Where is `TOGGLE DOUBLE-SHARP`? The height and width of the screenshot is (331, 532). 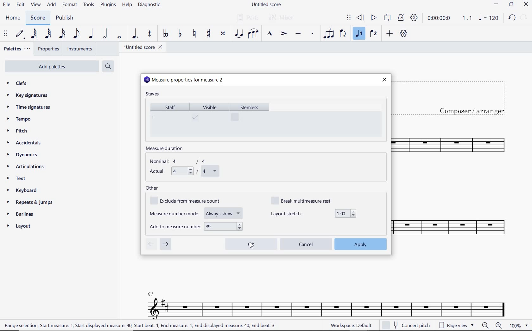 TOGGLE DOUBLE-SHARP is located at coordinates (223, 34).